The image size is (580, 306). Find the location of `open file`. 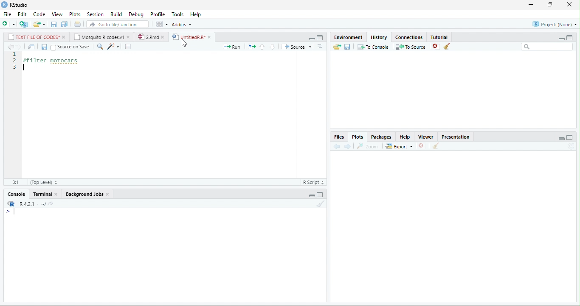

open file is located at coordinates (39, 25).